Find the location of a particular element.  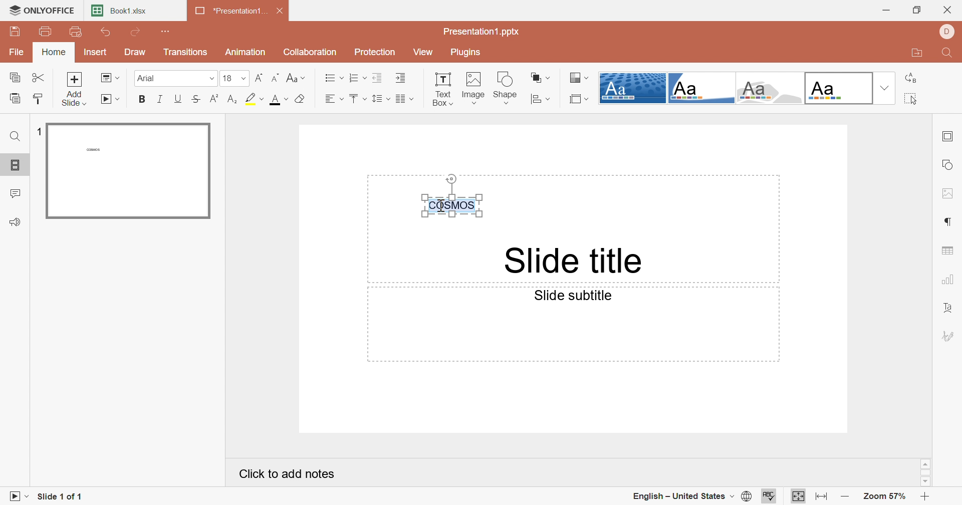

Arial is located at coordinates (177, 79).